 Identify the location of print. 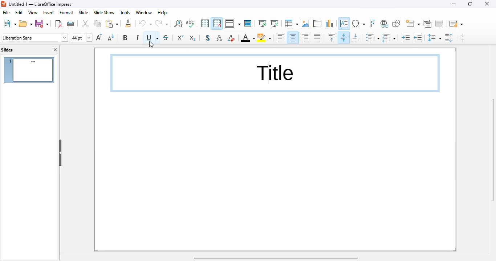
(71, 24).